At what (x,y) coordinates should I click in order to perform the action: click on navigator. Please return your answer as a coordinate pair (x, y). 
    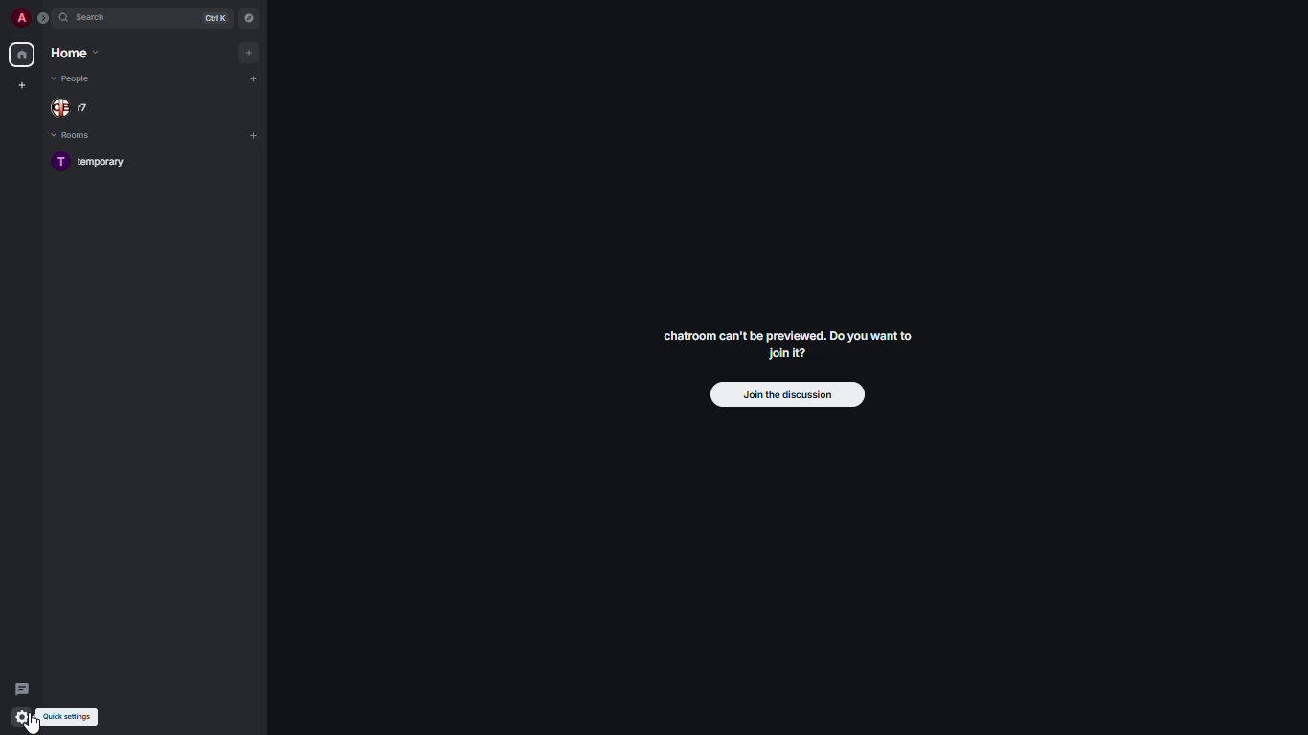
    Looking at the image, I should click on (248, 17).